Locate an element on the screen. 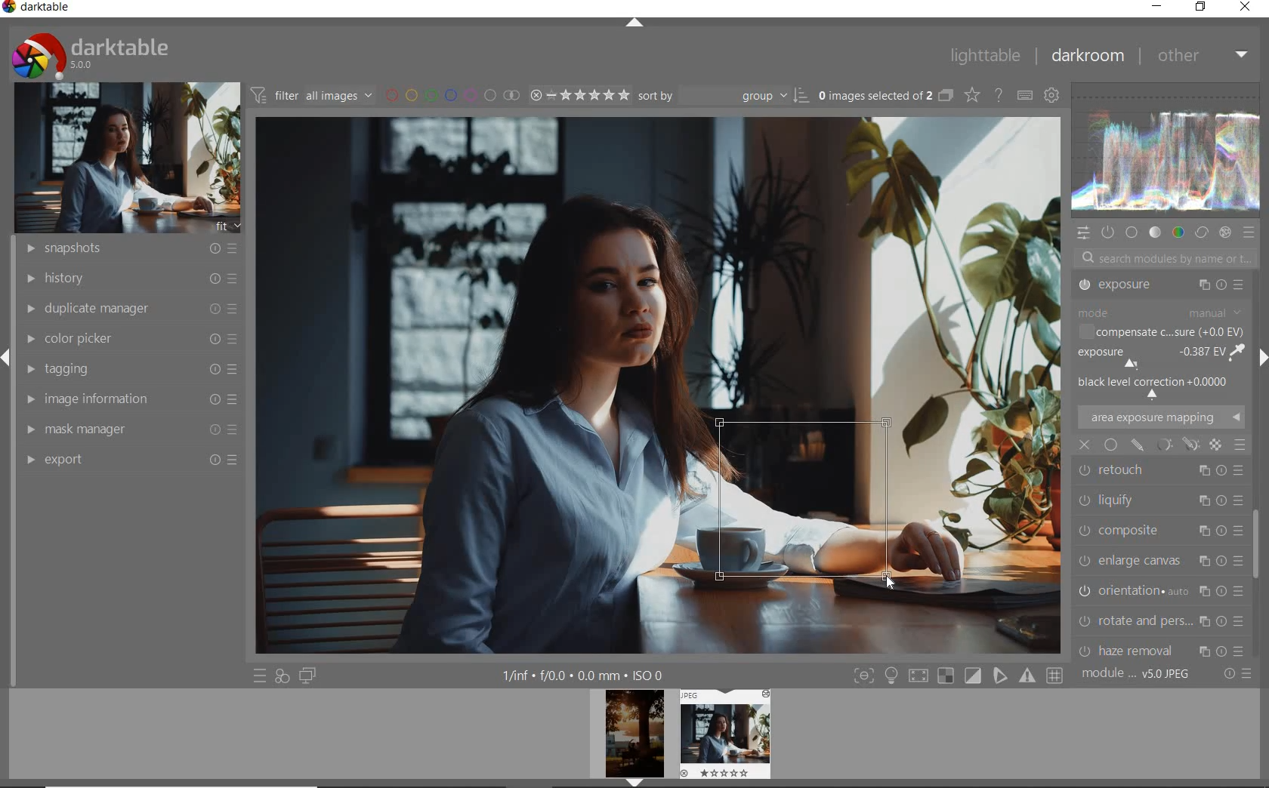  SYSTEM NAME is located at coordinates (38, 10).